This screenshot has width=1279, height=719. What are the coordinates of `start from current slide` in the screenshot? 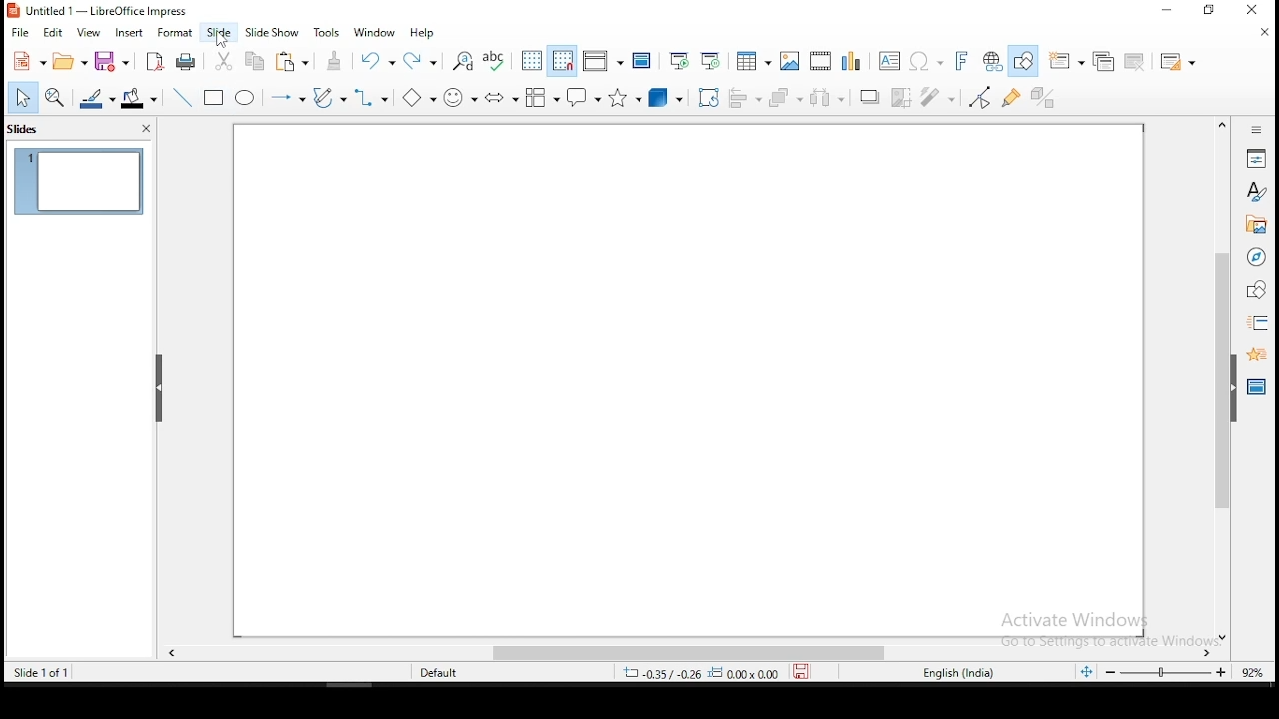 It's located at (711, 58).